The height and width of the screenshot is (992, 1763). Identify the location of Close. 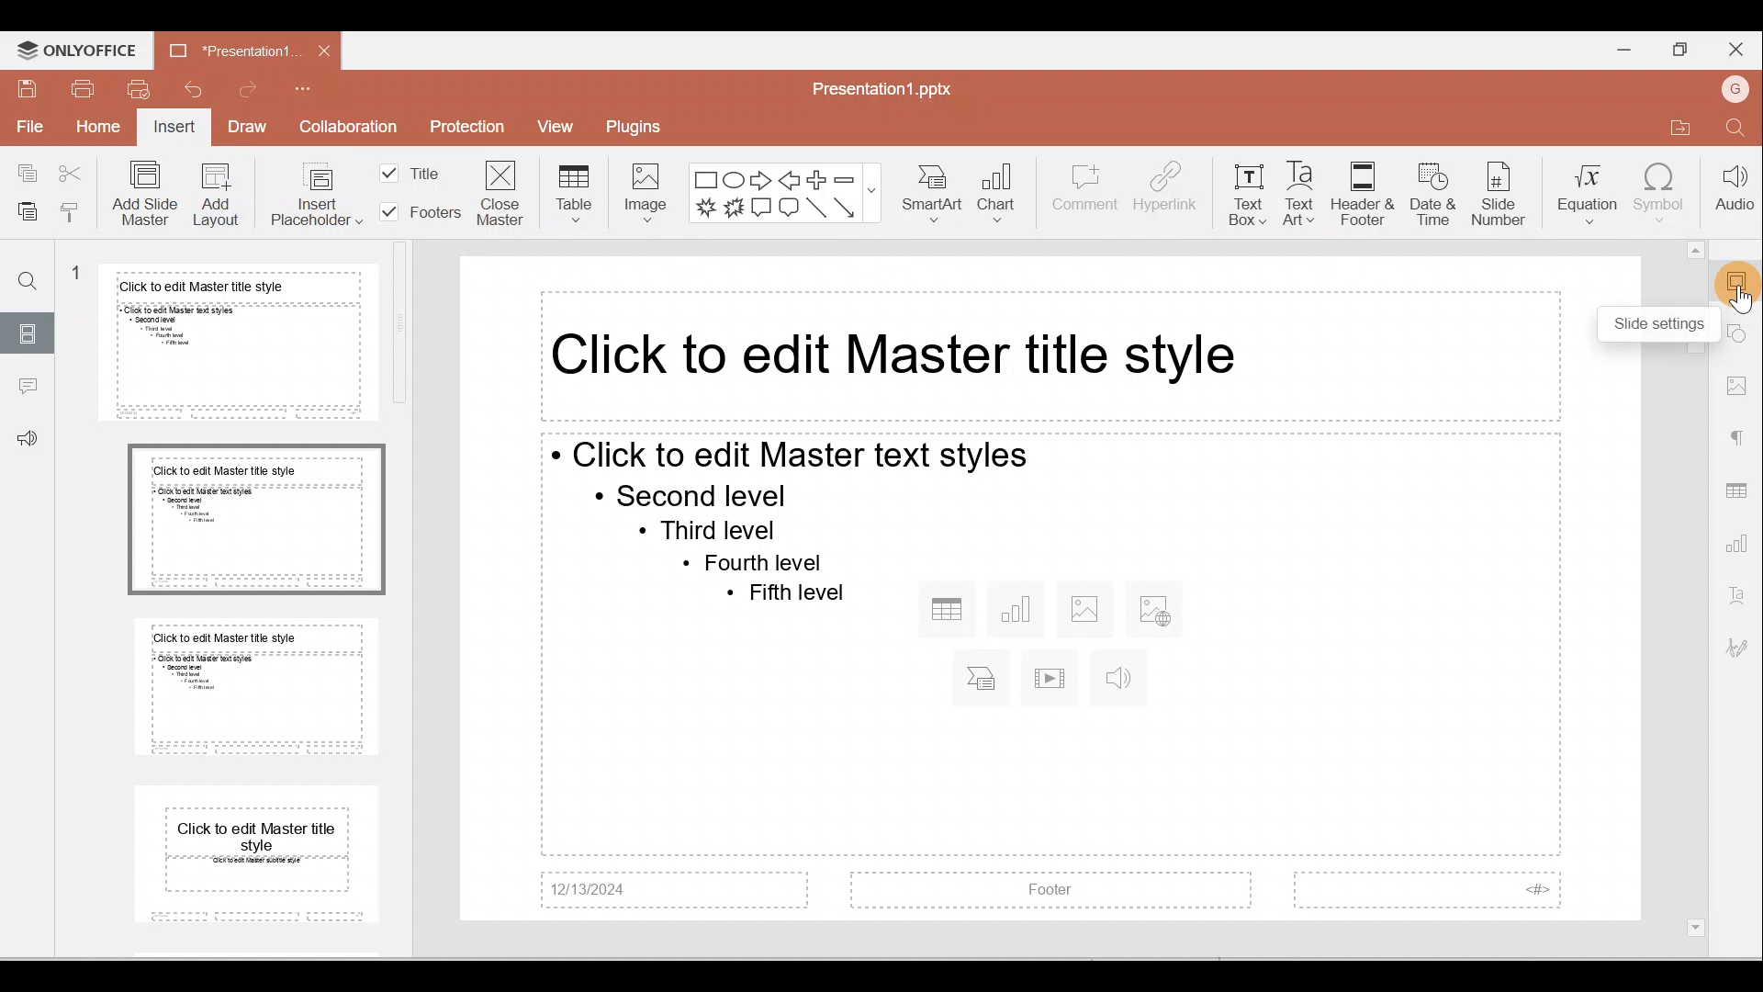
(1740, 51).